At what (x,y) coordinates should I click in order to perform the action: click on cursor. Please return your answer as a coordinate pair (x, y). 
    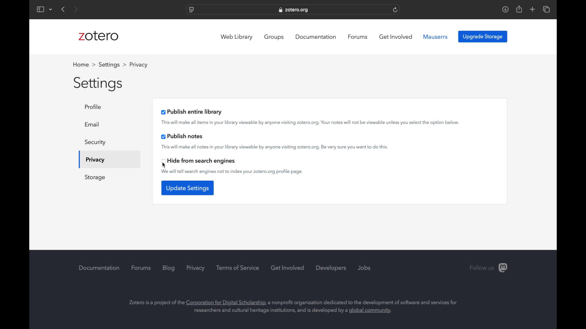
    Looking at the image, I should click on (165, 165).